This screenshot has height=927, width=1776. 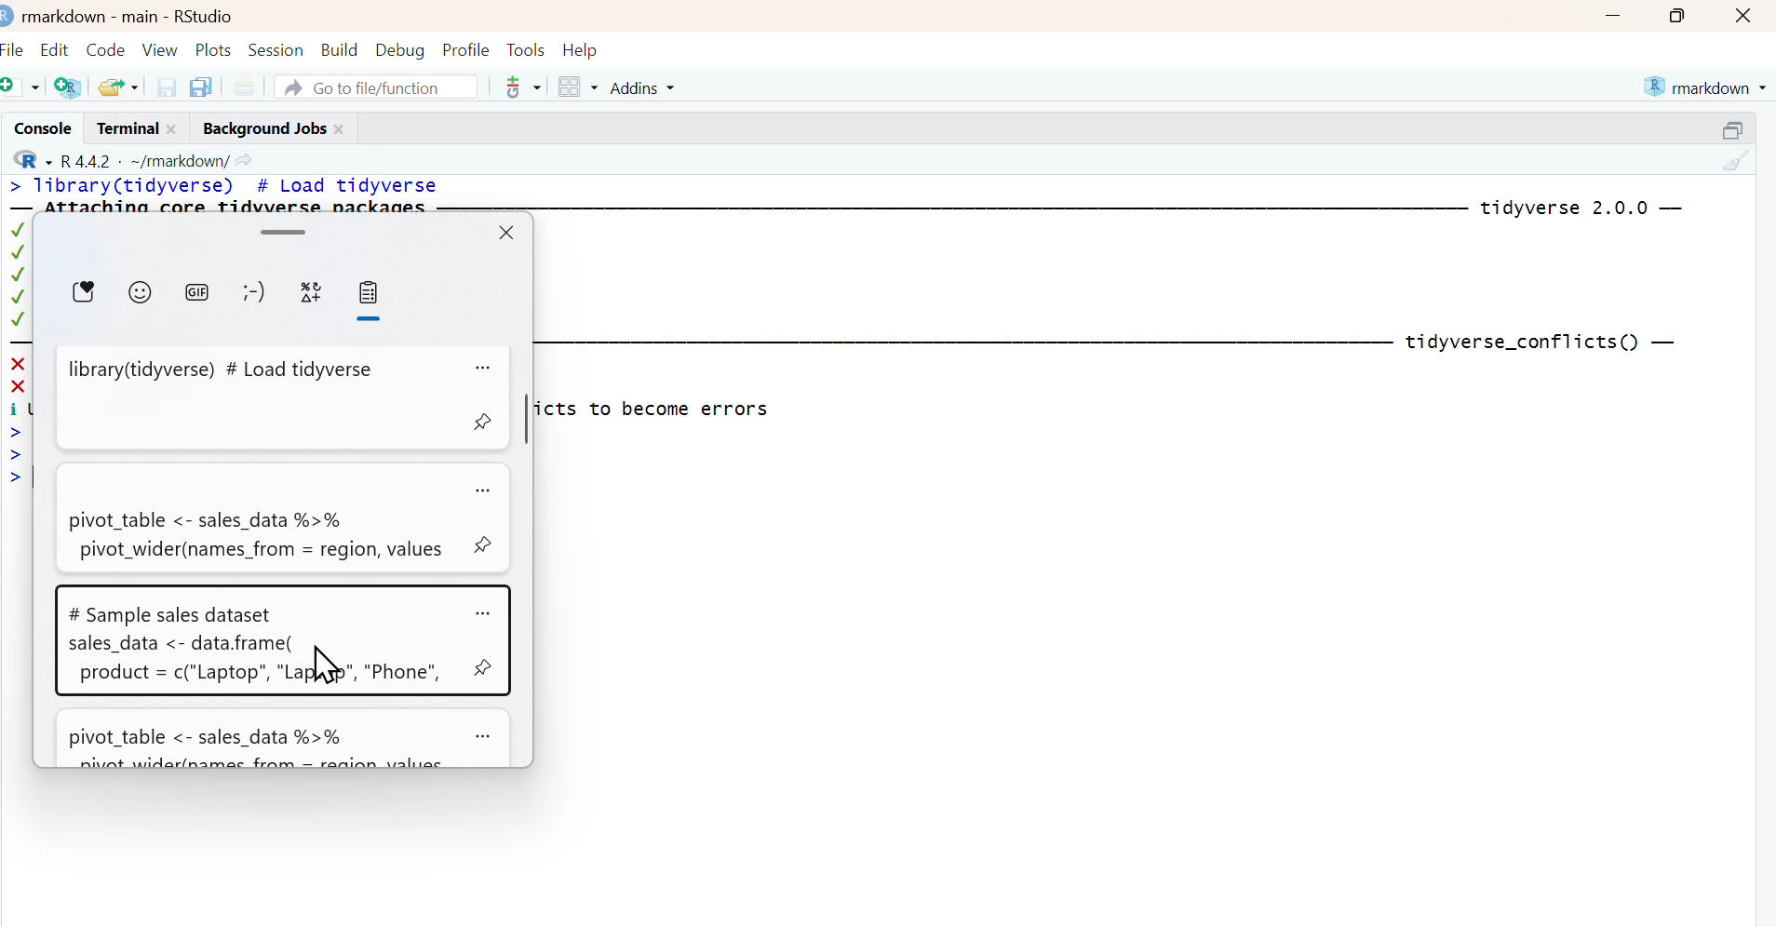 I want to click on tidyverse_conflicts(), so click(x=1522, y=343).